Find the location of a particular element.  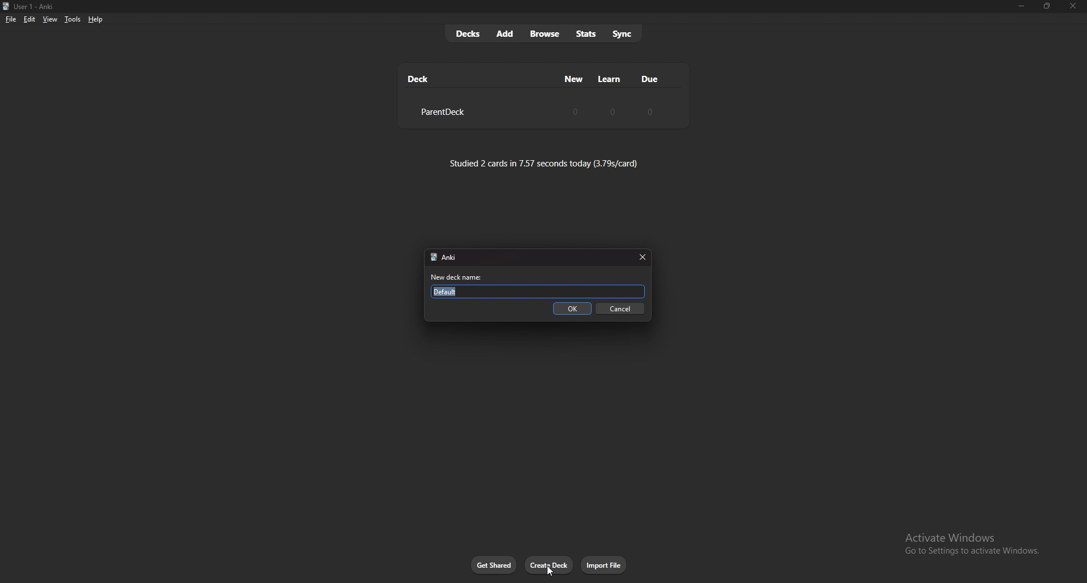

close is located at coordinates (641, 258).